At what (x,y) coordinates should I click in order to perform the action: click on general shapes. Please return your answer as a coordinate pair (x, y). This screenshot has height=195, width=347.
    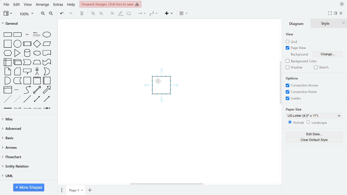
    Looking at the image, I should click on (36, 62).